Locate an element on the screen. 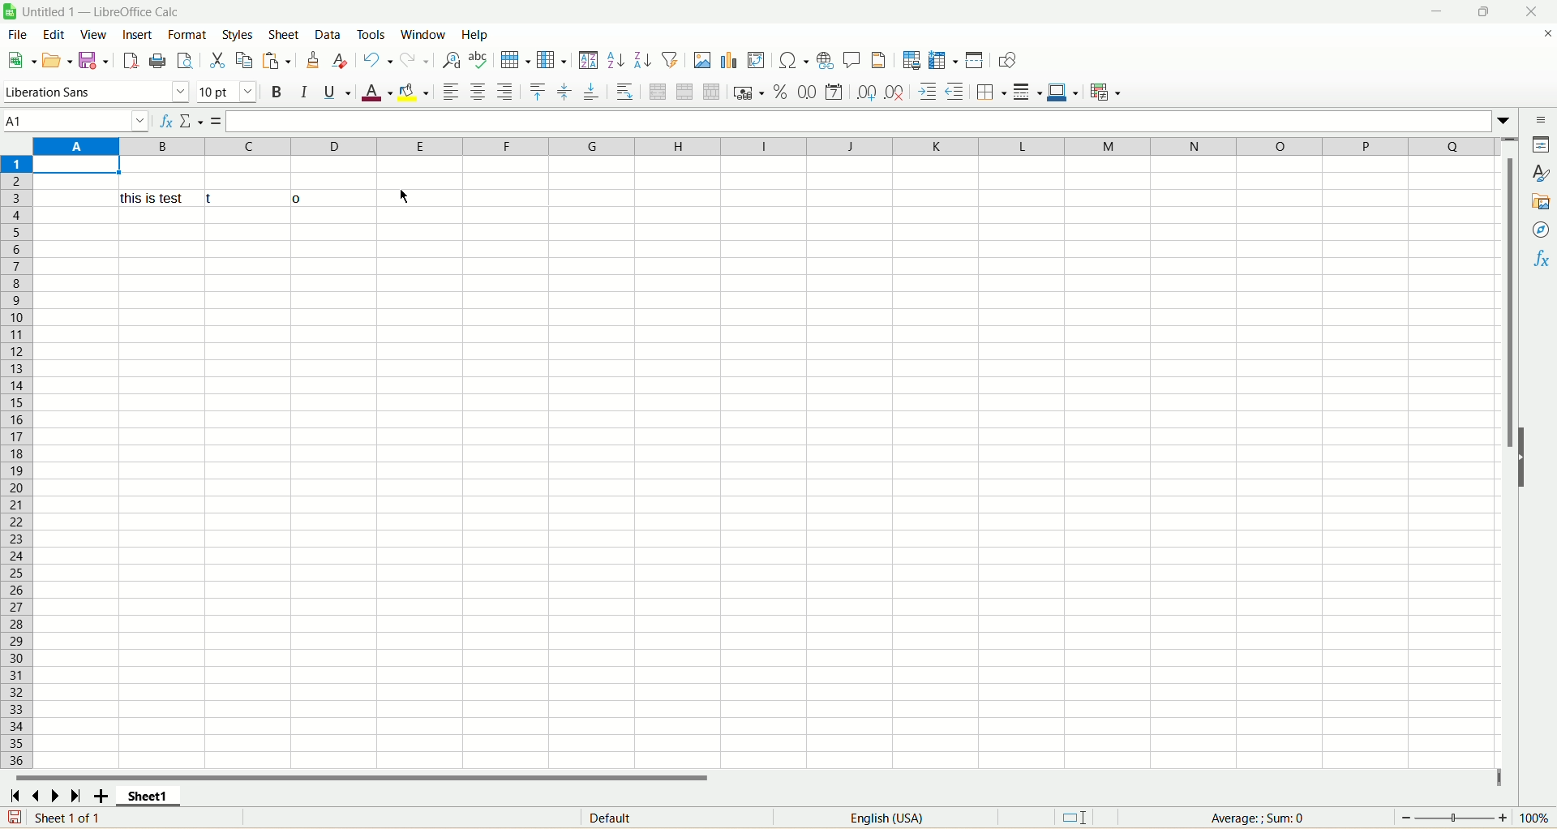 Image resolution: width=1557 pixels, height=829 pixels. cell name is located at coordinates (76, 122).